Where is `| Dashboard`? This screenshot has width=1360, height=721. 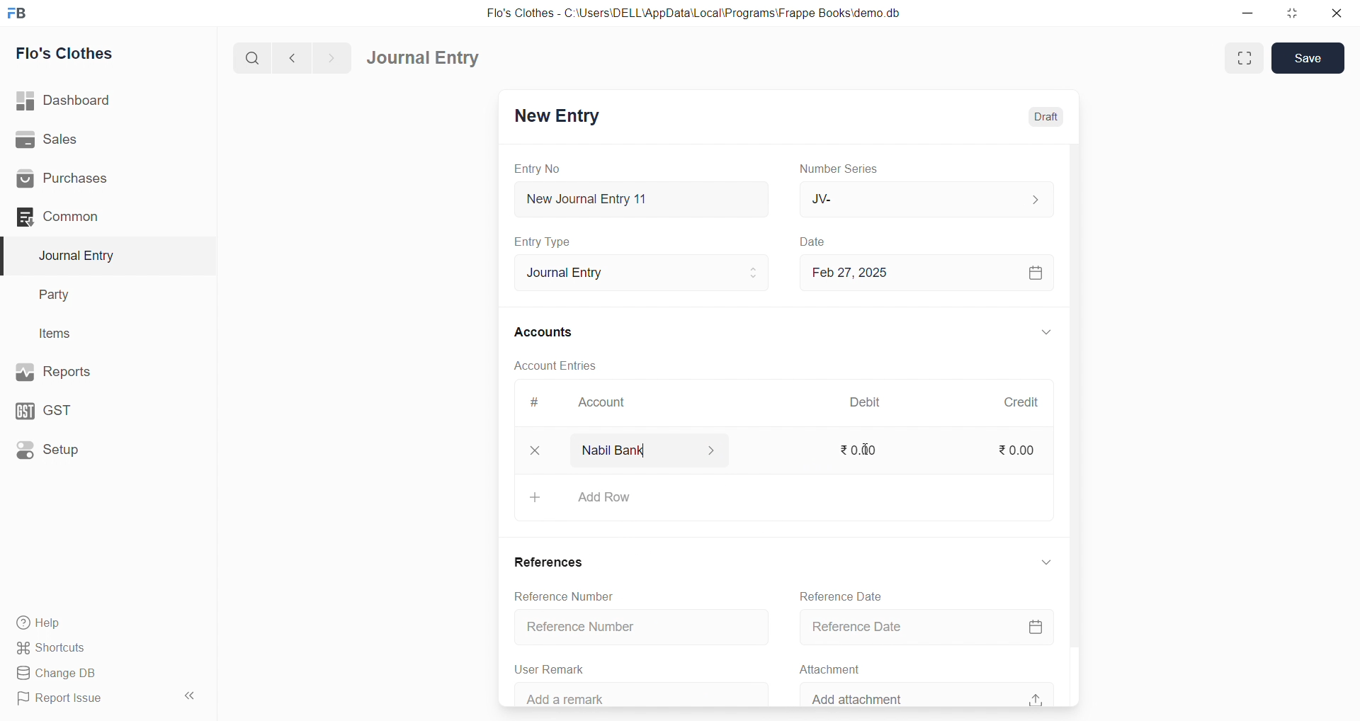 | Dashboard is located at coordinates (77, 101).